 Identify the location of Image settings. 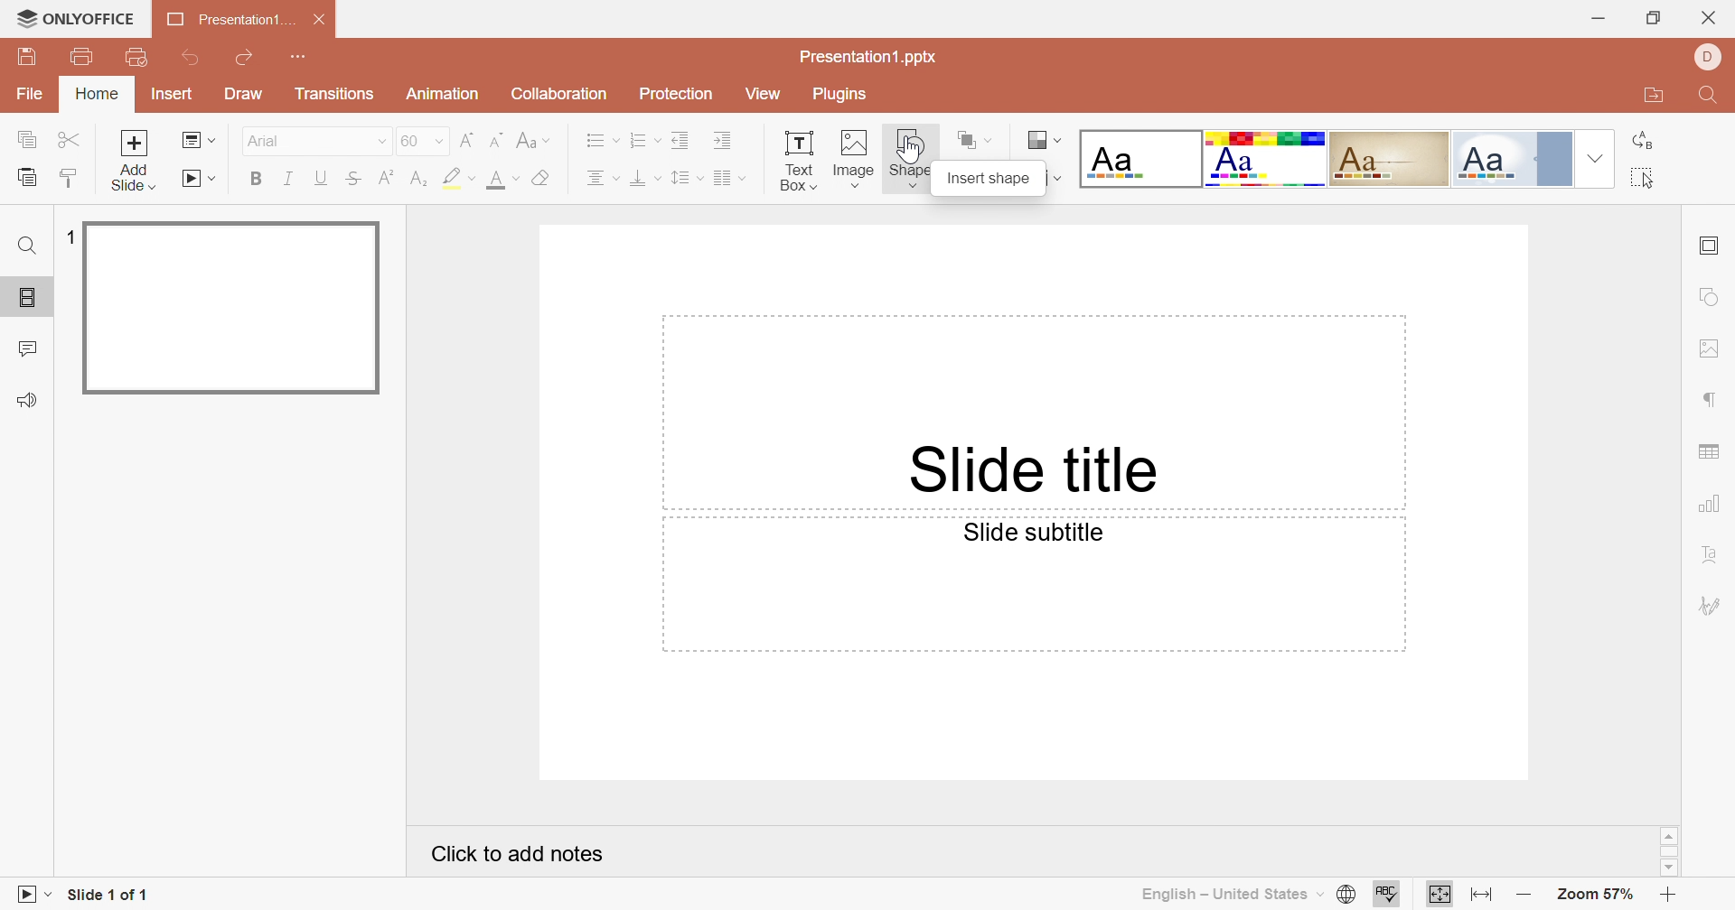
(1711, 348).